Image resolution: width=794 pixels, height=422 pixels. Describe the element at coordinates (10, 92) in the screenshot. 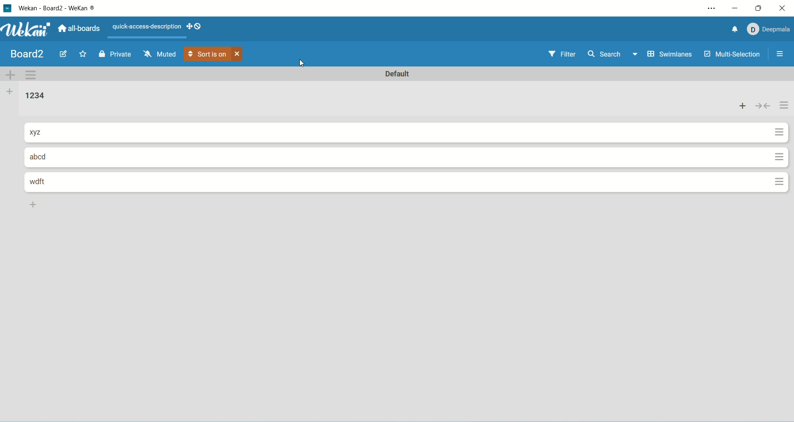

I see `add list` at that location.